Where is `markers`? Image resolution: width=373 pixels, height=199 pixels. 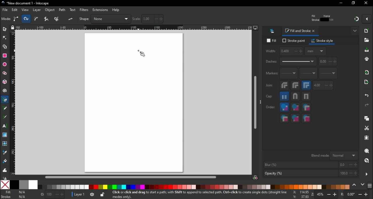 markers is located at coordinates (272, 74).